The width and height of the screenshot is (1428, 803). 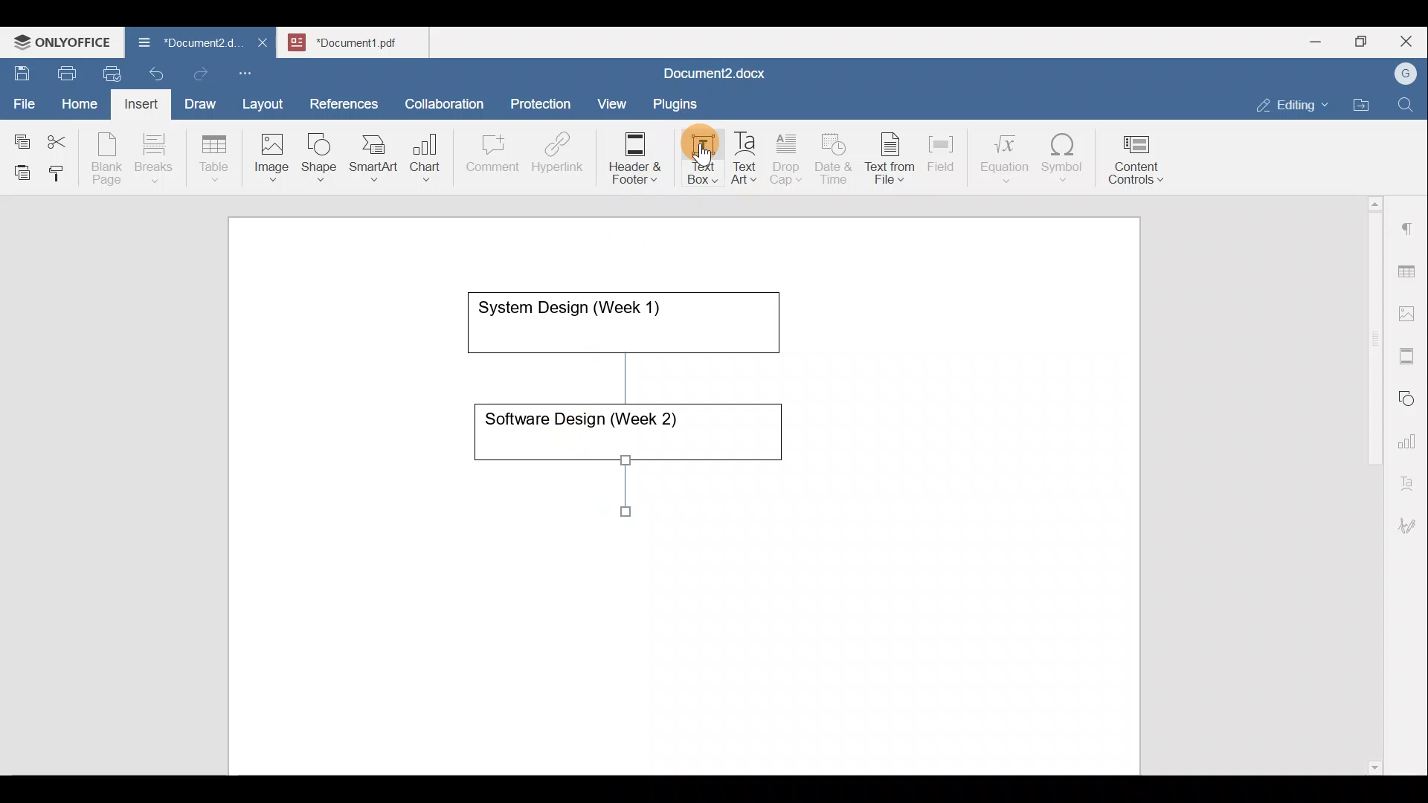 I want to click on Scroll bar, so click(x=1369, y=483).